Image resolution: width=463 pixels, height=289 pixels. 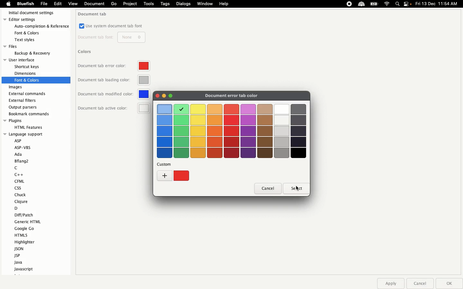 I want to click on Files, so click(x=27, y=46).